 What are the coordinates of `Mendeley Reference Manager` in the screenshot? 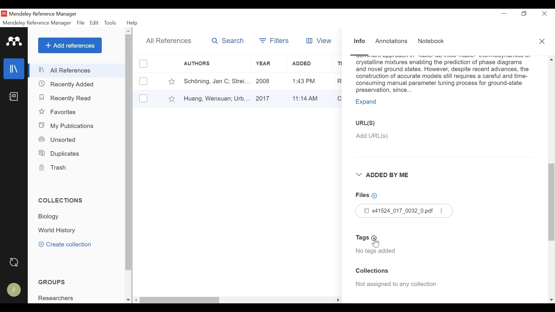 It's located at (44, 14).